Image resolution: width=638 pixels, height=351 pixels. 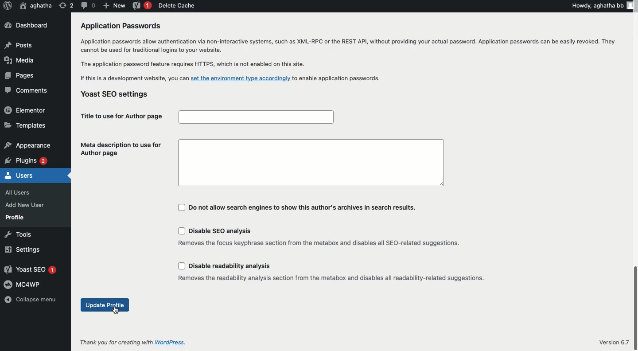 I want to click on | Title to use for Author page, so click(x=188, y=116).